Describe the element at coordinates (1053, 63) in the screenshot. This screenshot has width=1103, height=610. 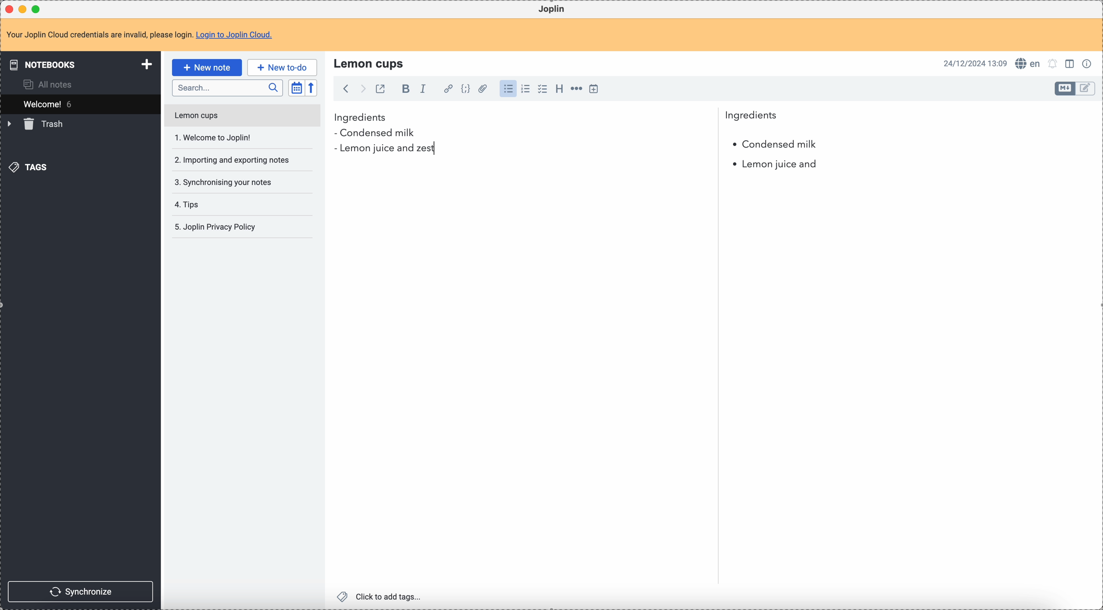
I see `set notifications` at that location.